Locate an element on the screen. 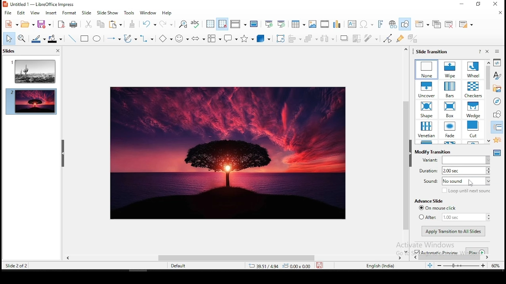  close is located at coordinates (58, 50).